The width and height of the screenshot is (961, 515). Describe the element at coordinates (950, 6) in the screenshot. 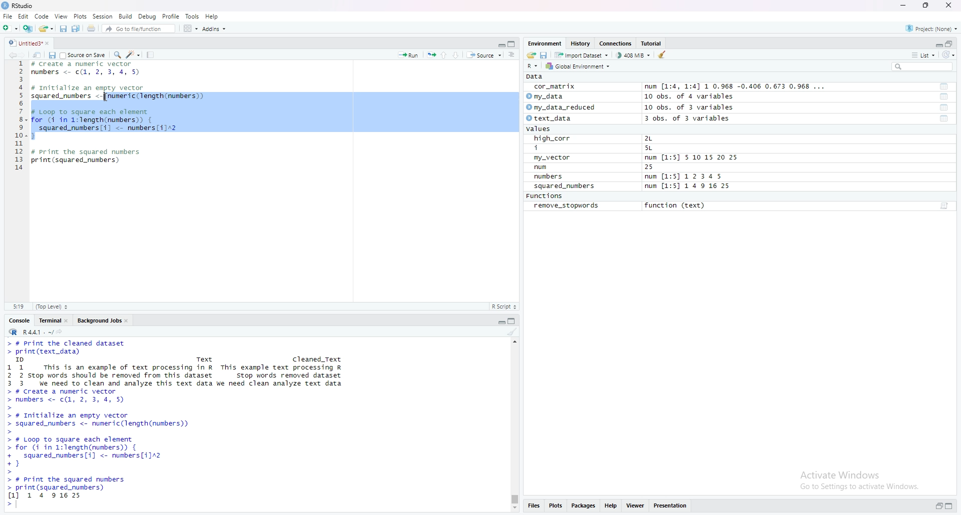

I see `close` at that location.